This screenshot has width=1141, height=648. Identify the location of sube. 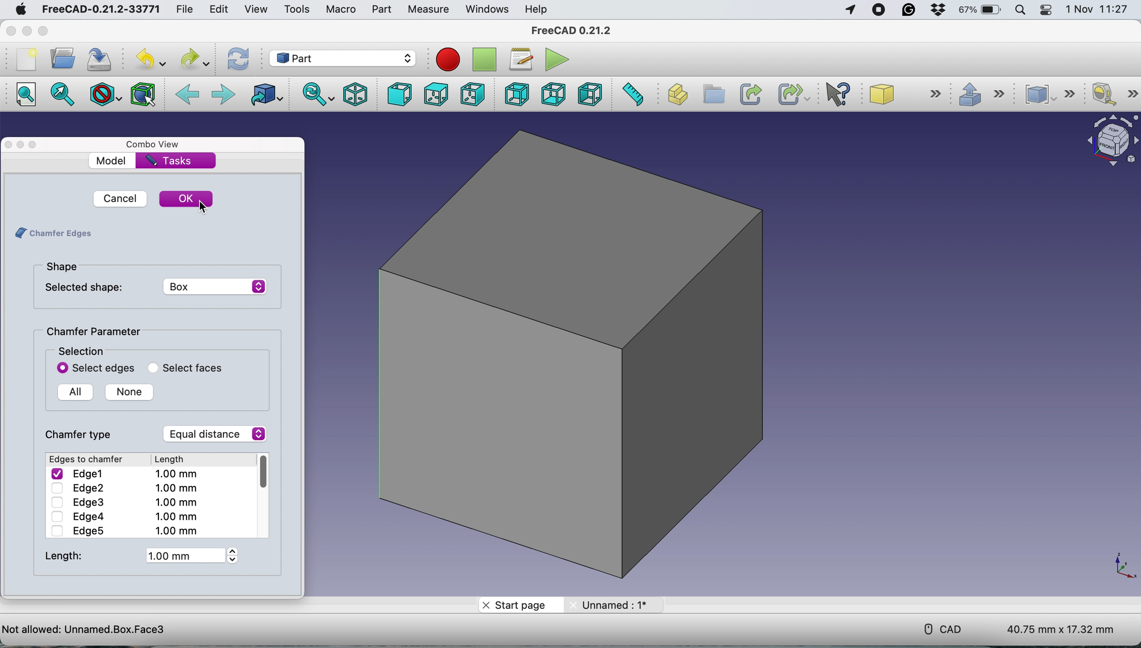
(905, 94).